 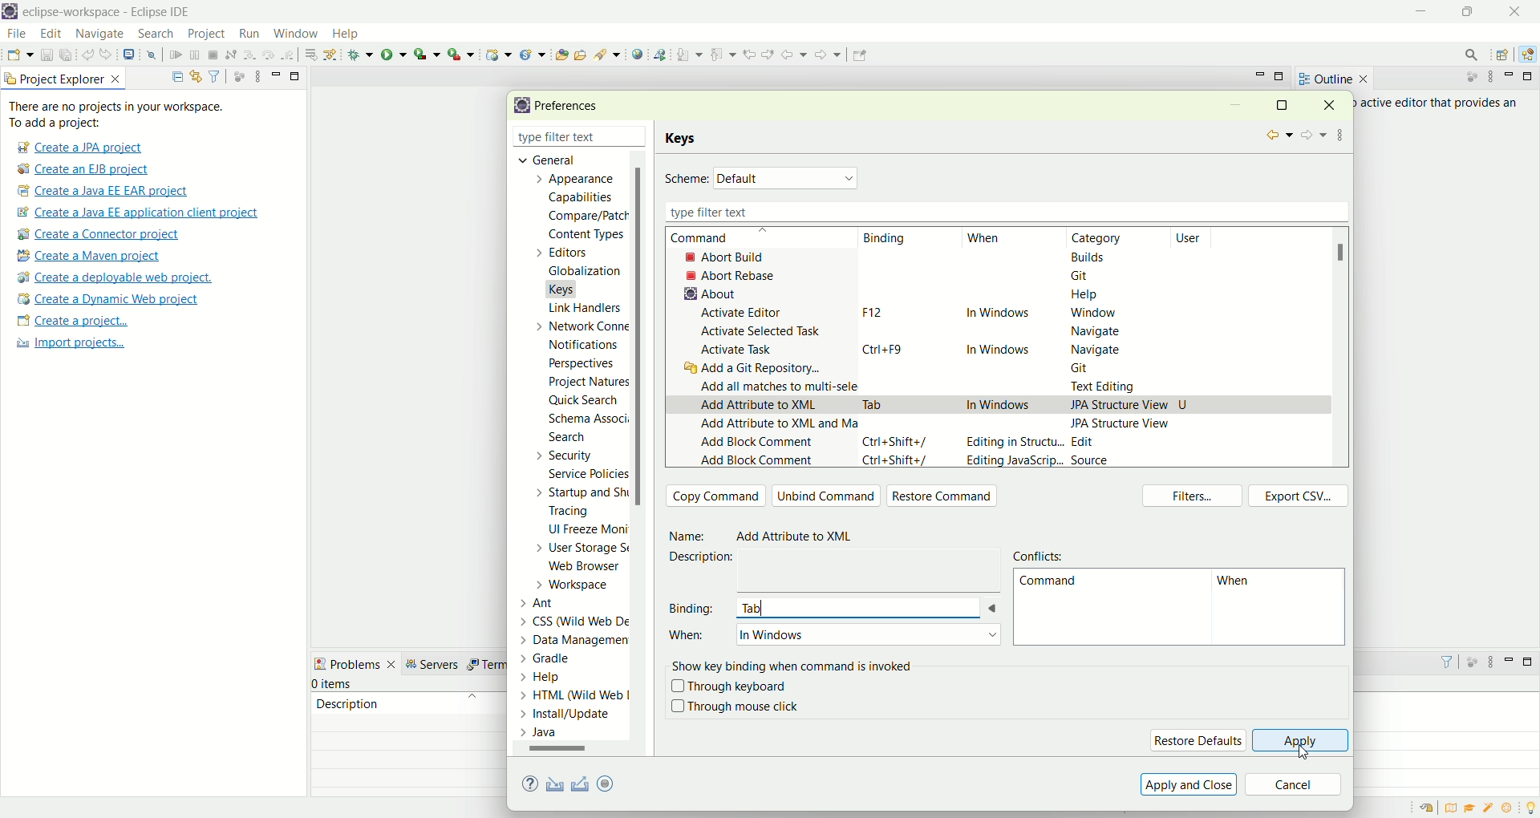 What do you see at coordinates (589, 344) in the screenshot?
I see `notifications` at bounding box center [589, 344].